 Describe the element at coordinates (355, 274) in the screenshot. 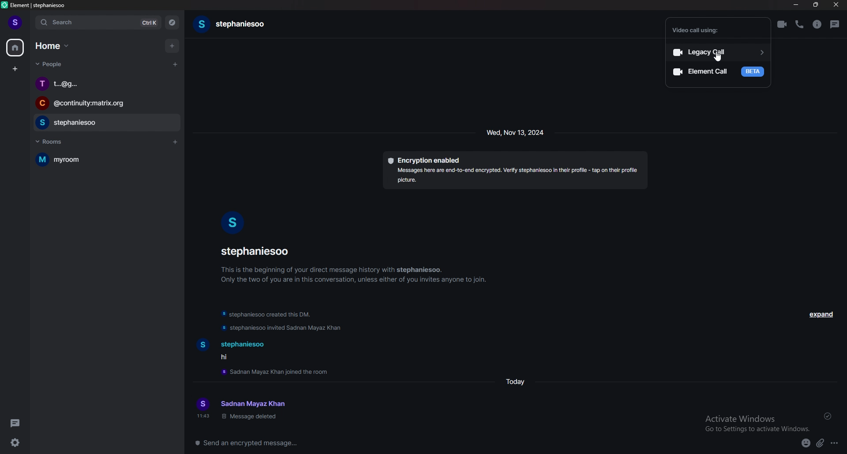

I see `info` at that location.